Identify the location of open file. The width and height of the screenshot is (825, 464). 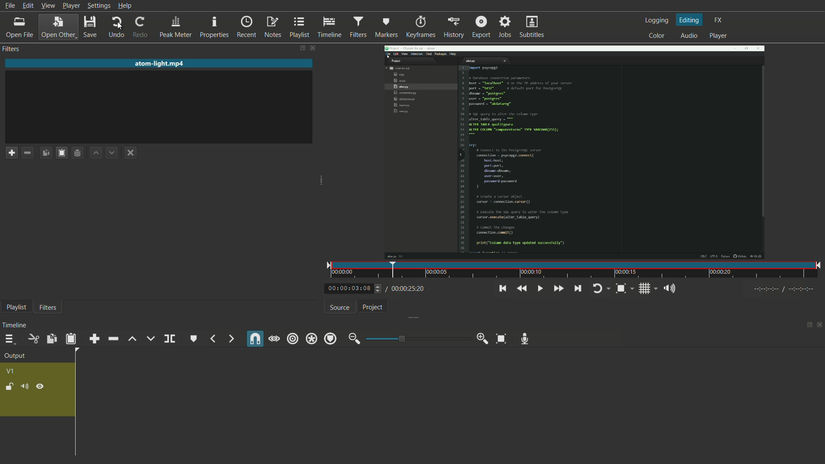
(18, 26).